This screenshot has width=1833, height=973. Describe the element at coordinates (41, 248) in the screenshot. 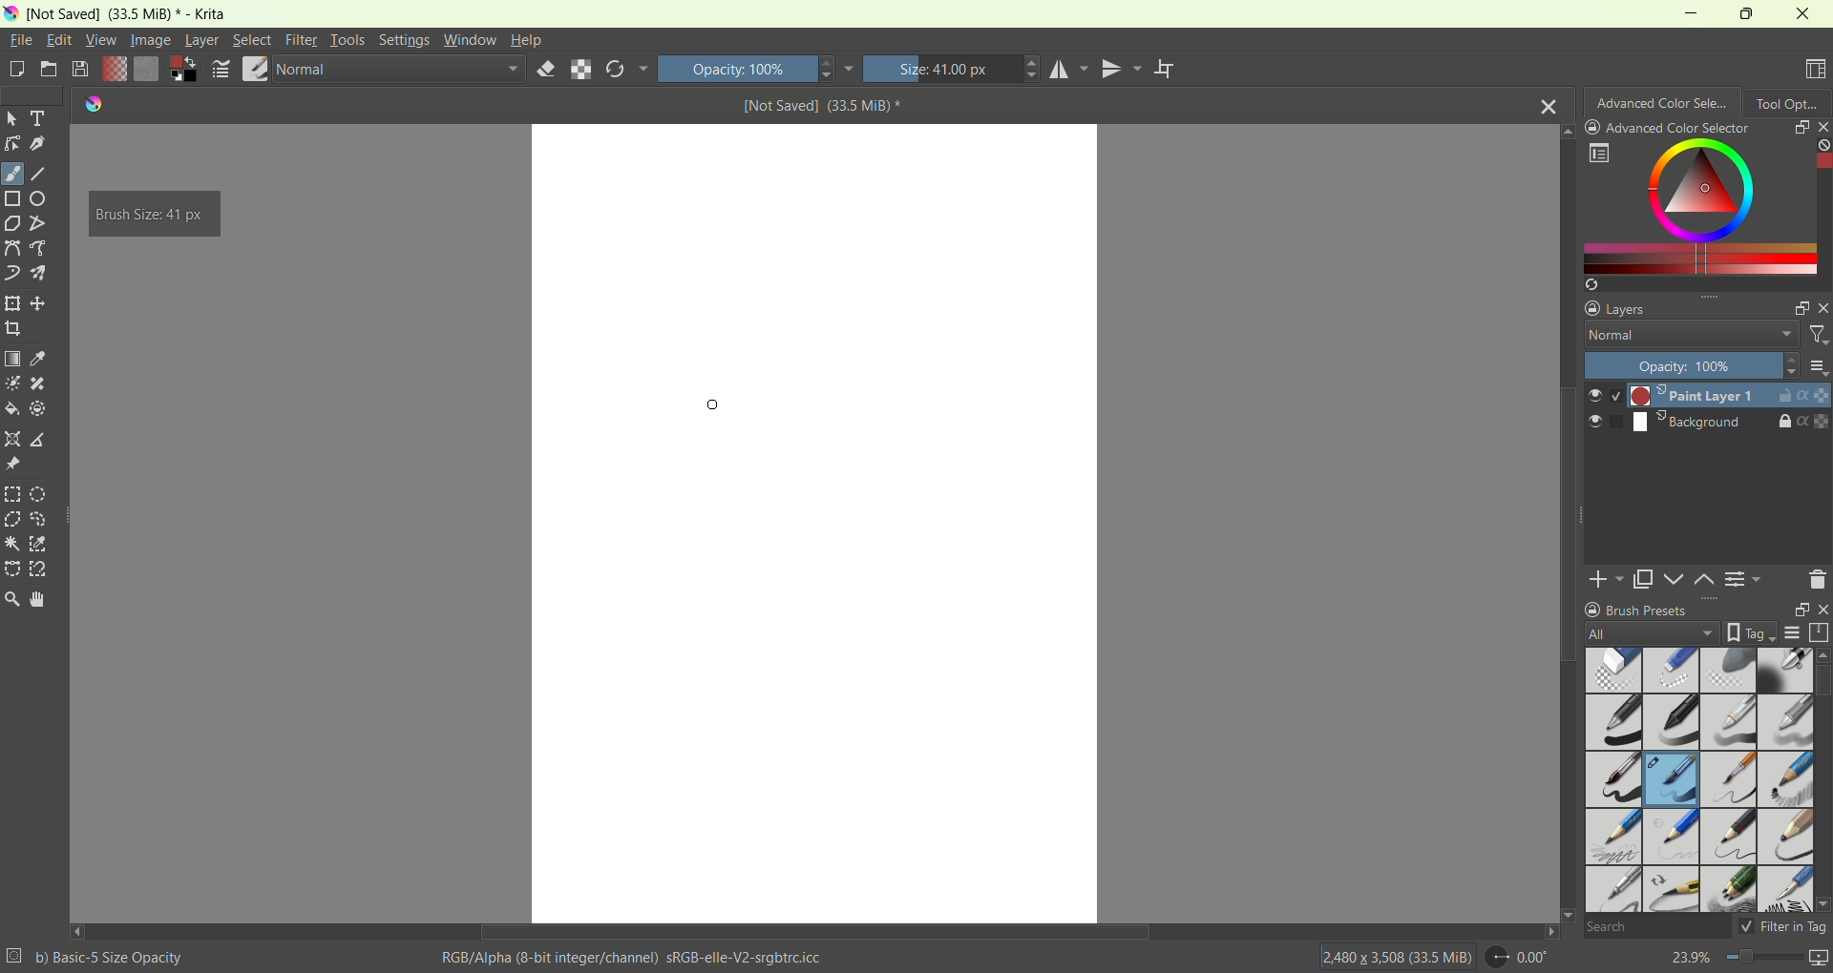

I see `freehand path` at that location.